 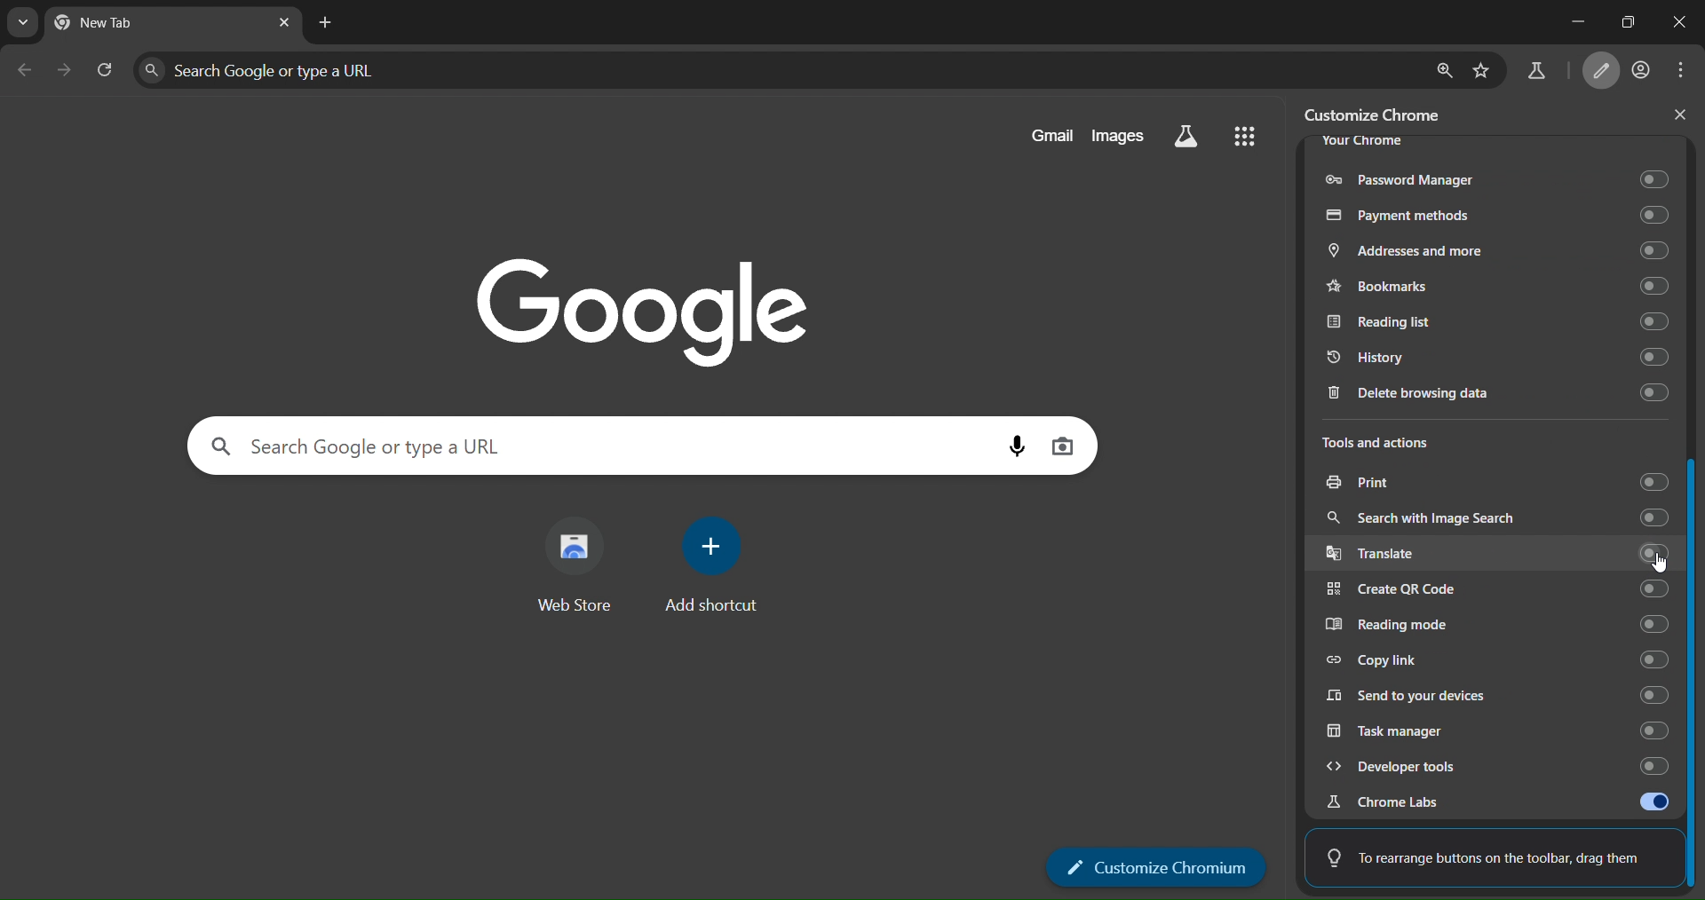 What do you see at coordinates (1496, 479) in the screenshot?
I see `print` at bounding box center [1496, 479].